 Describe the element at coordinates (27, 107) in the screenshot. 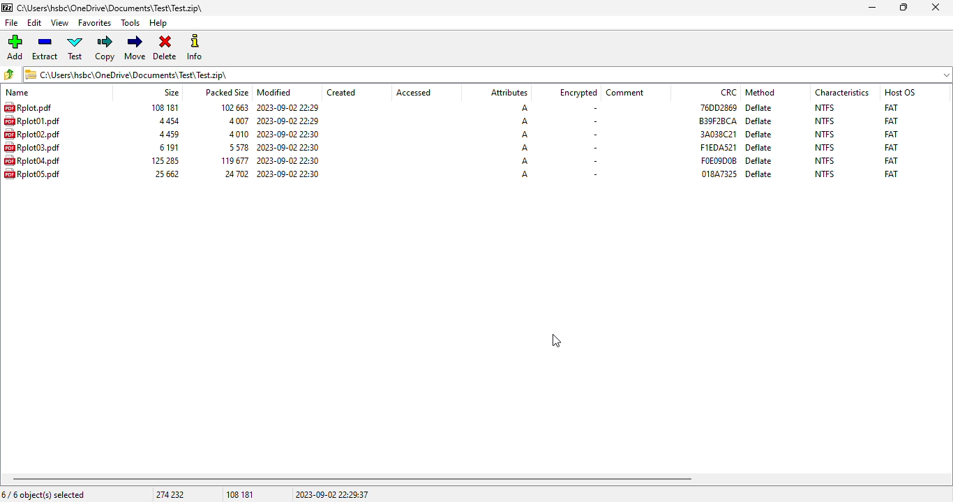

I see `file` at that location.